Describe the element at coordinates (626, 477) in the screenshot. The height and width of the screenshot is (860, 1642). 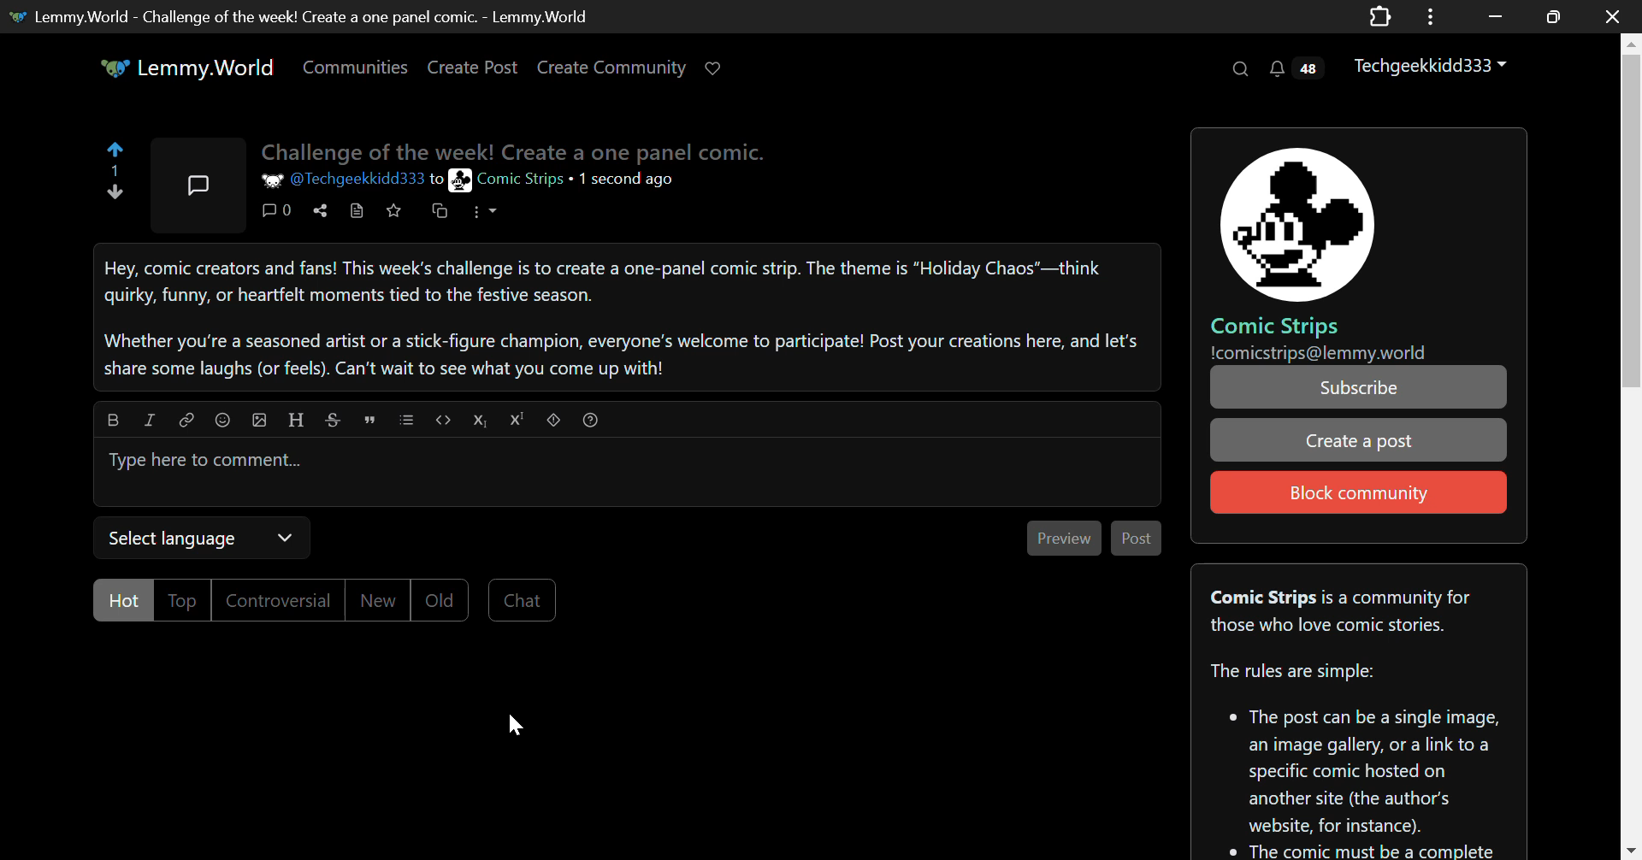
I see `Type here to comment...` at that location.